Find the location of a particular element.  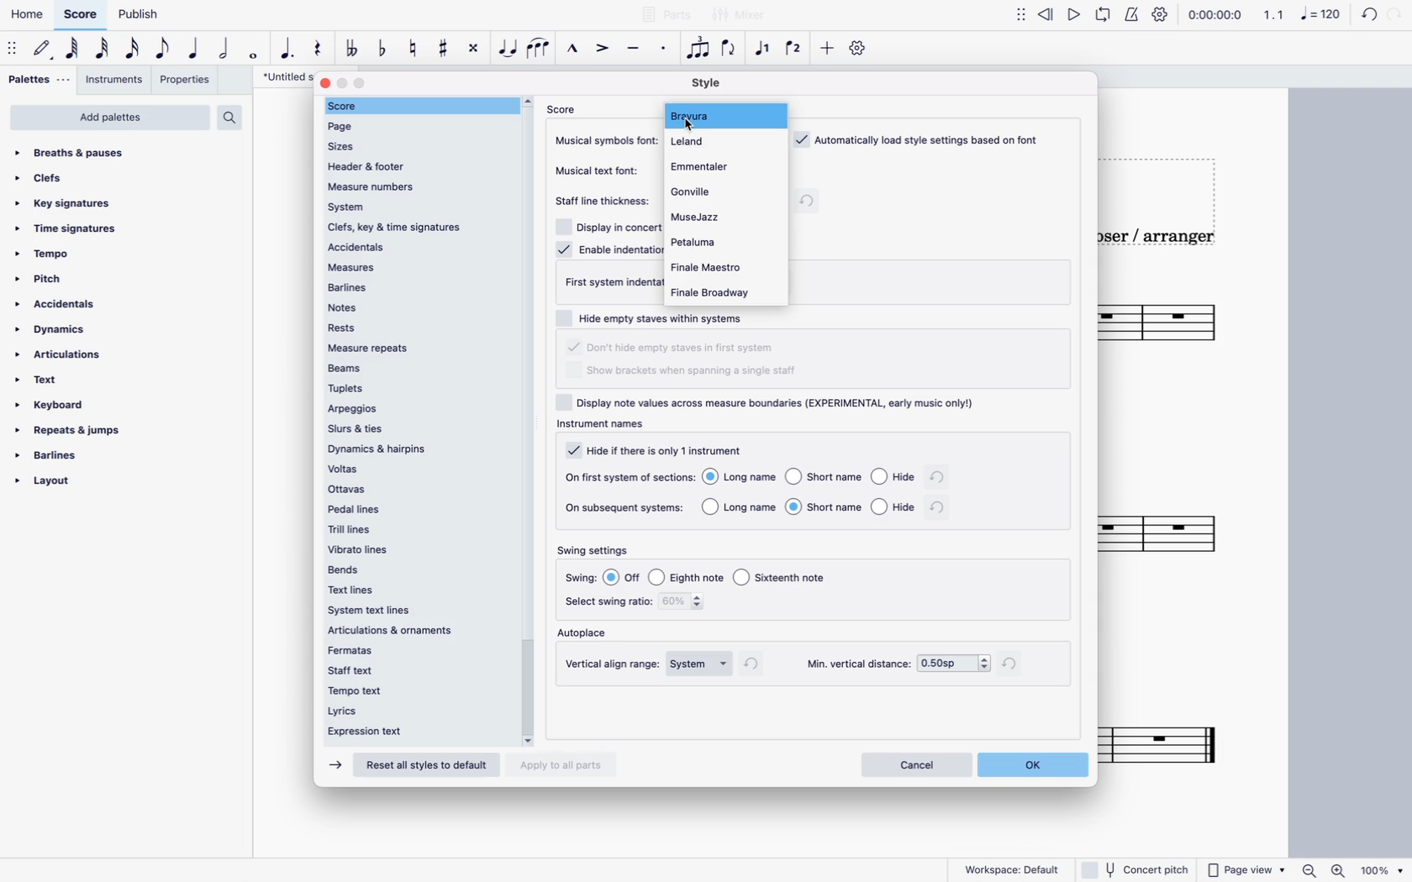

more is located at coordinates (829, 49).